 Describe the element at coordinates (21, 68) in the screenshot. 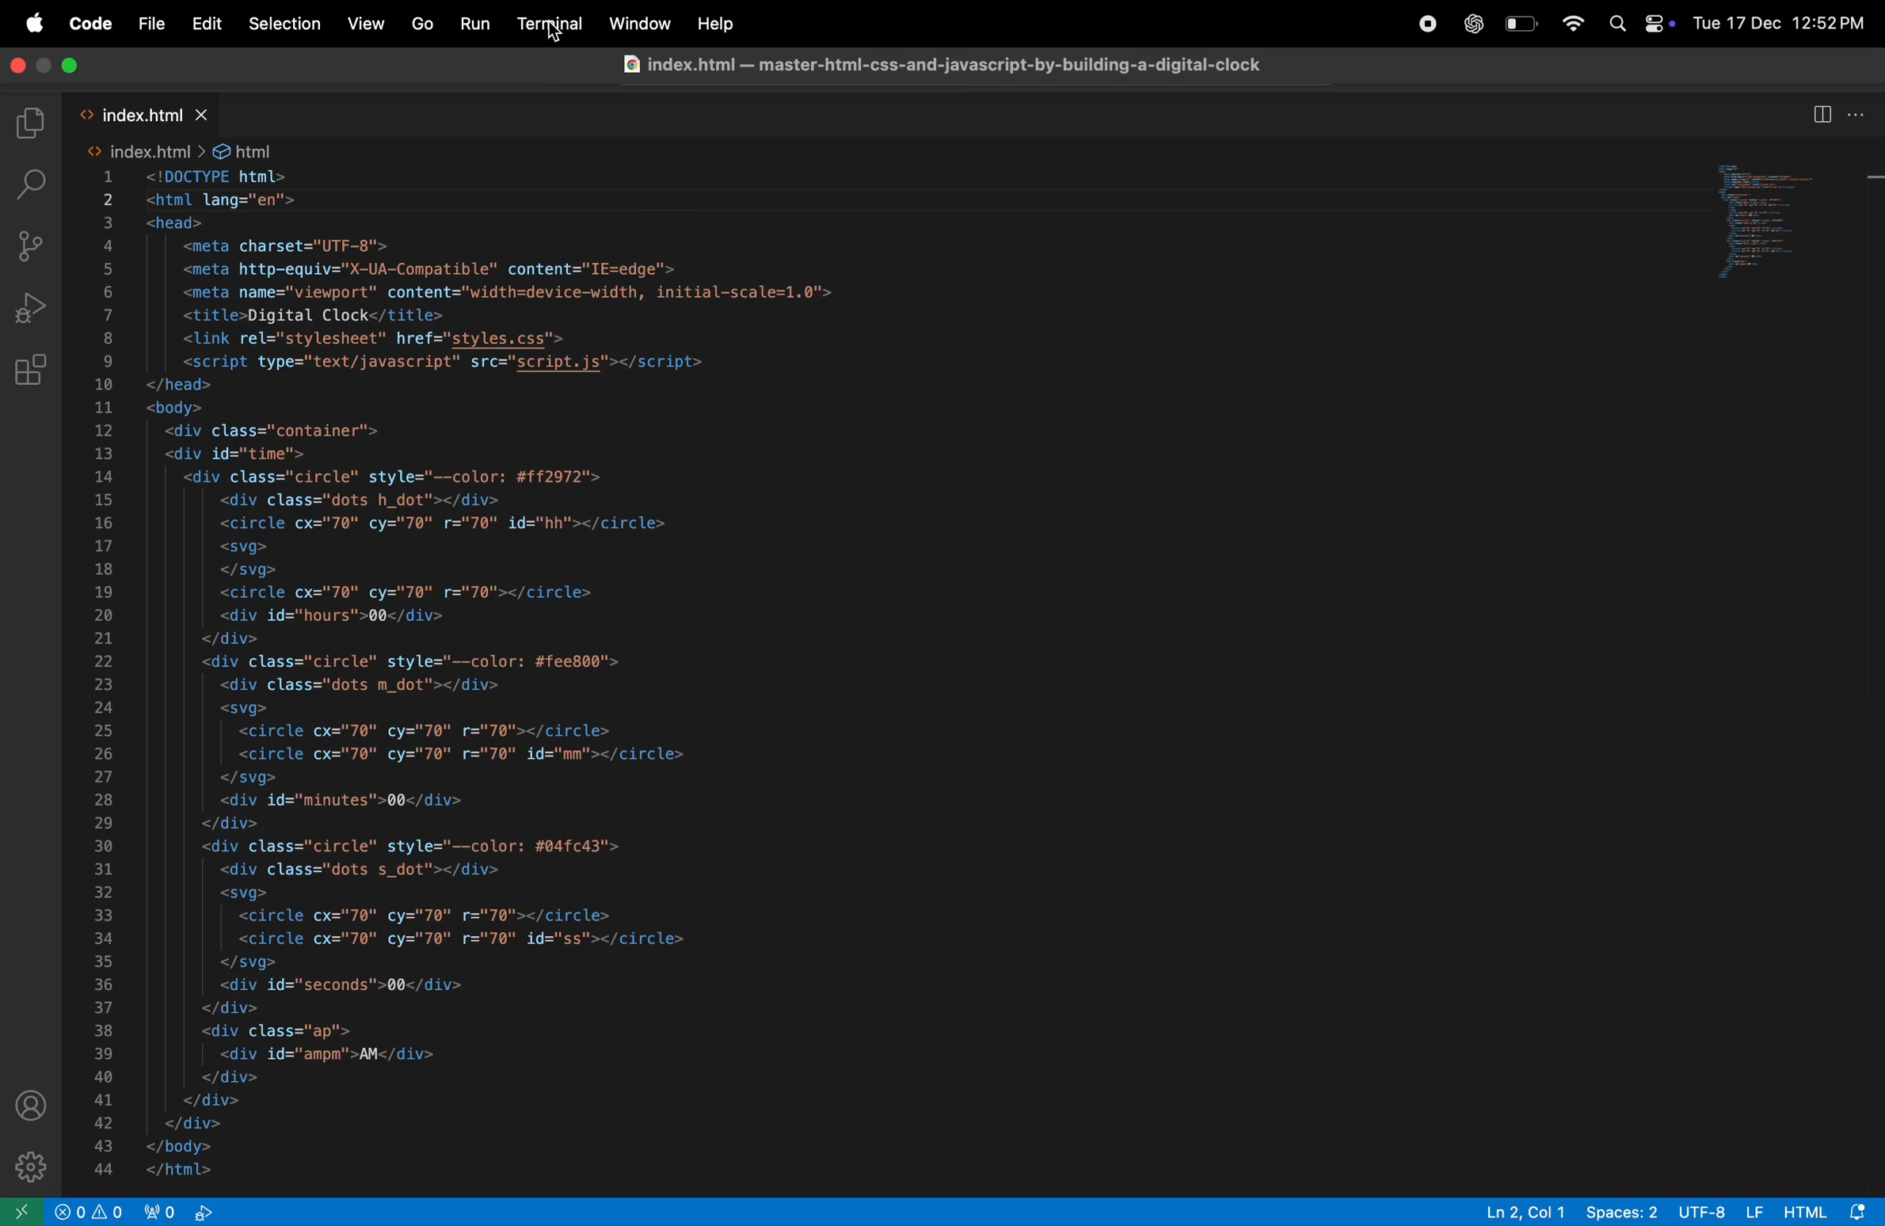

I see `close` at that location.